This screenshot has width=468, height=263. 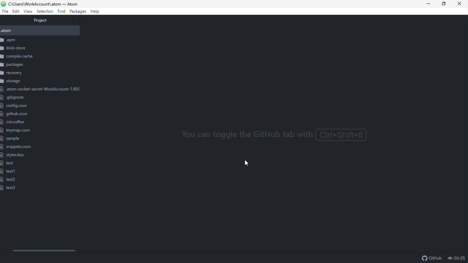 What do you see at coordinates (38, 40) in the screenshot?
I see `.amp` at bounding box center [38, 40].